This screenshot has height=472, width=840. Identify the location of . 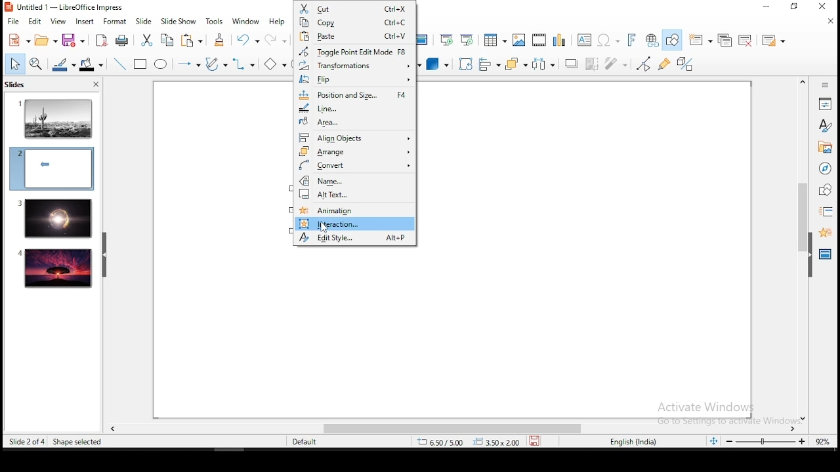
(824, 85).